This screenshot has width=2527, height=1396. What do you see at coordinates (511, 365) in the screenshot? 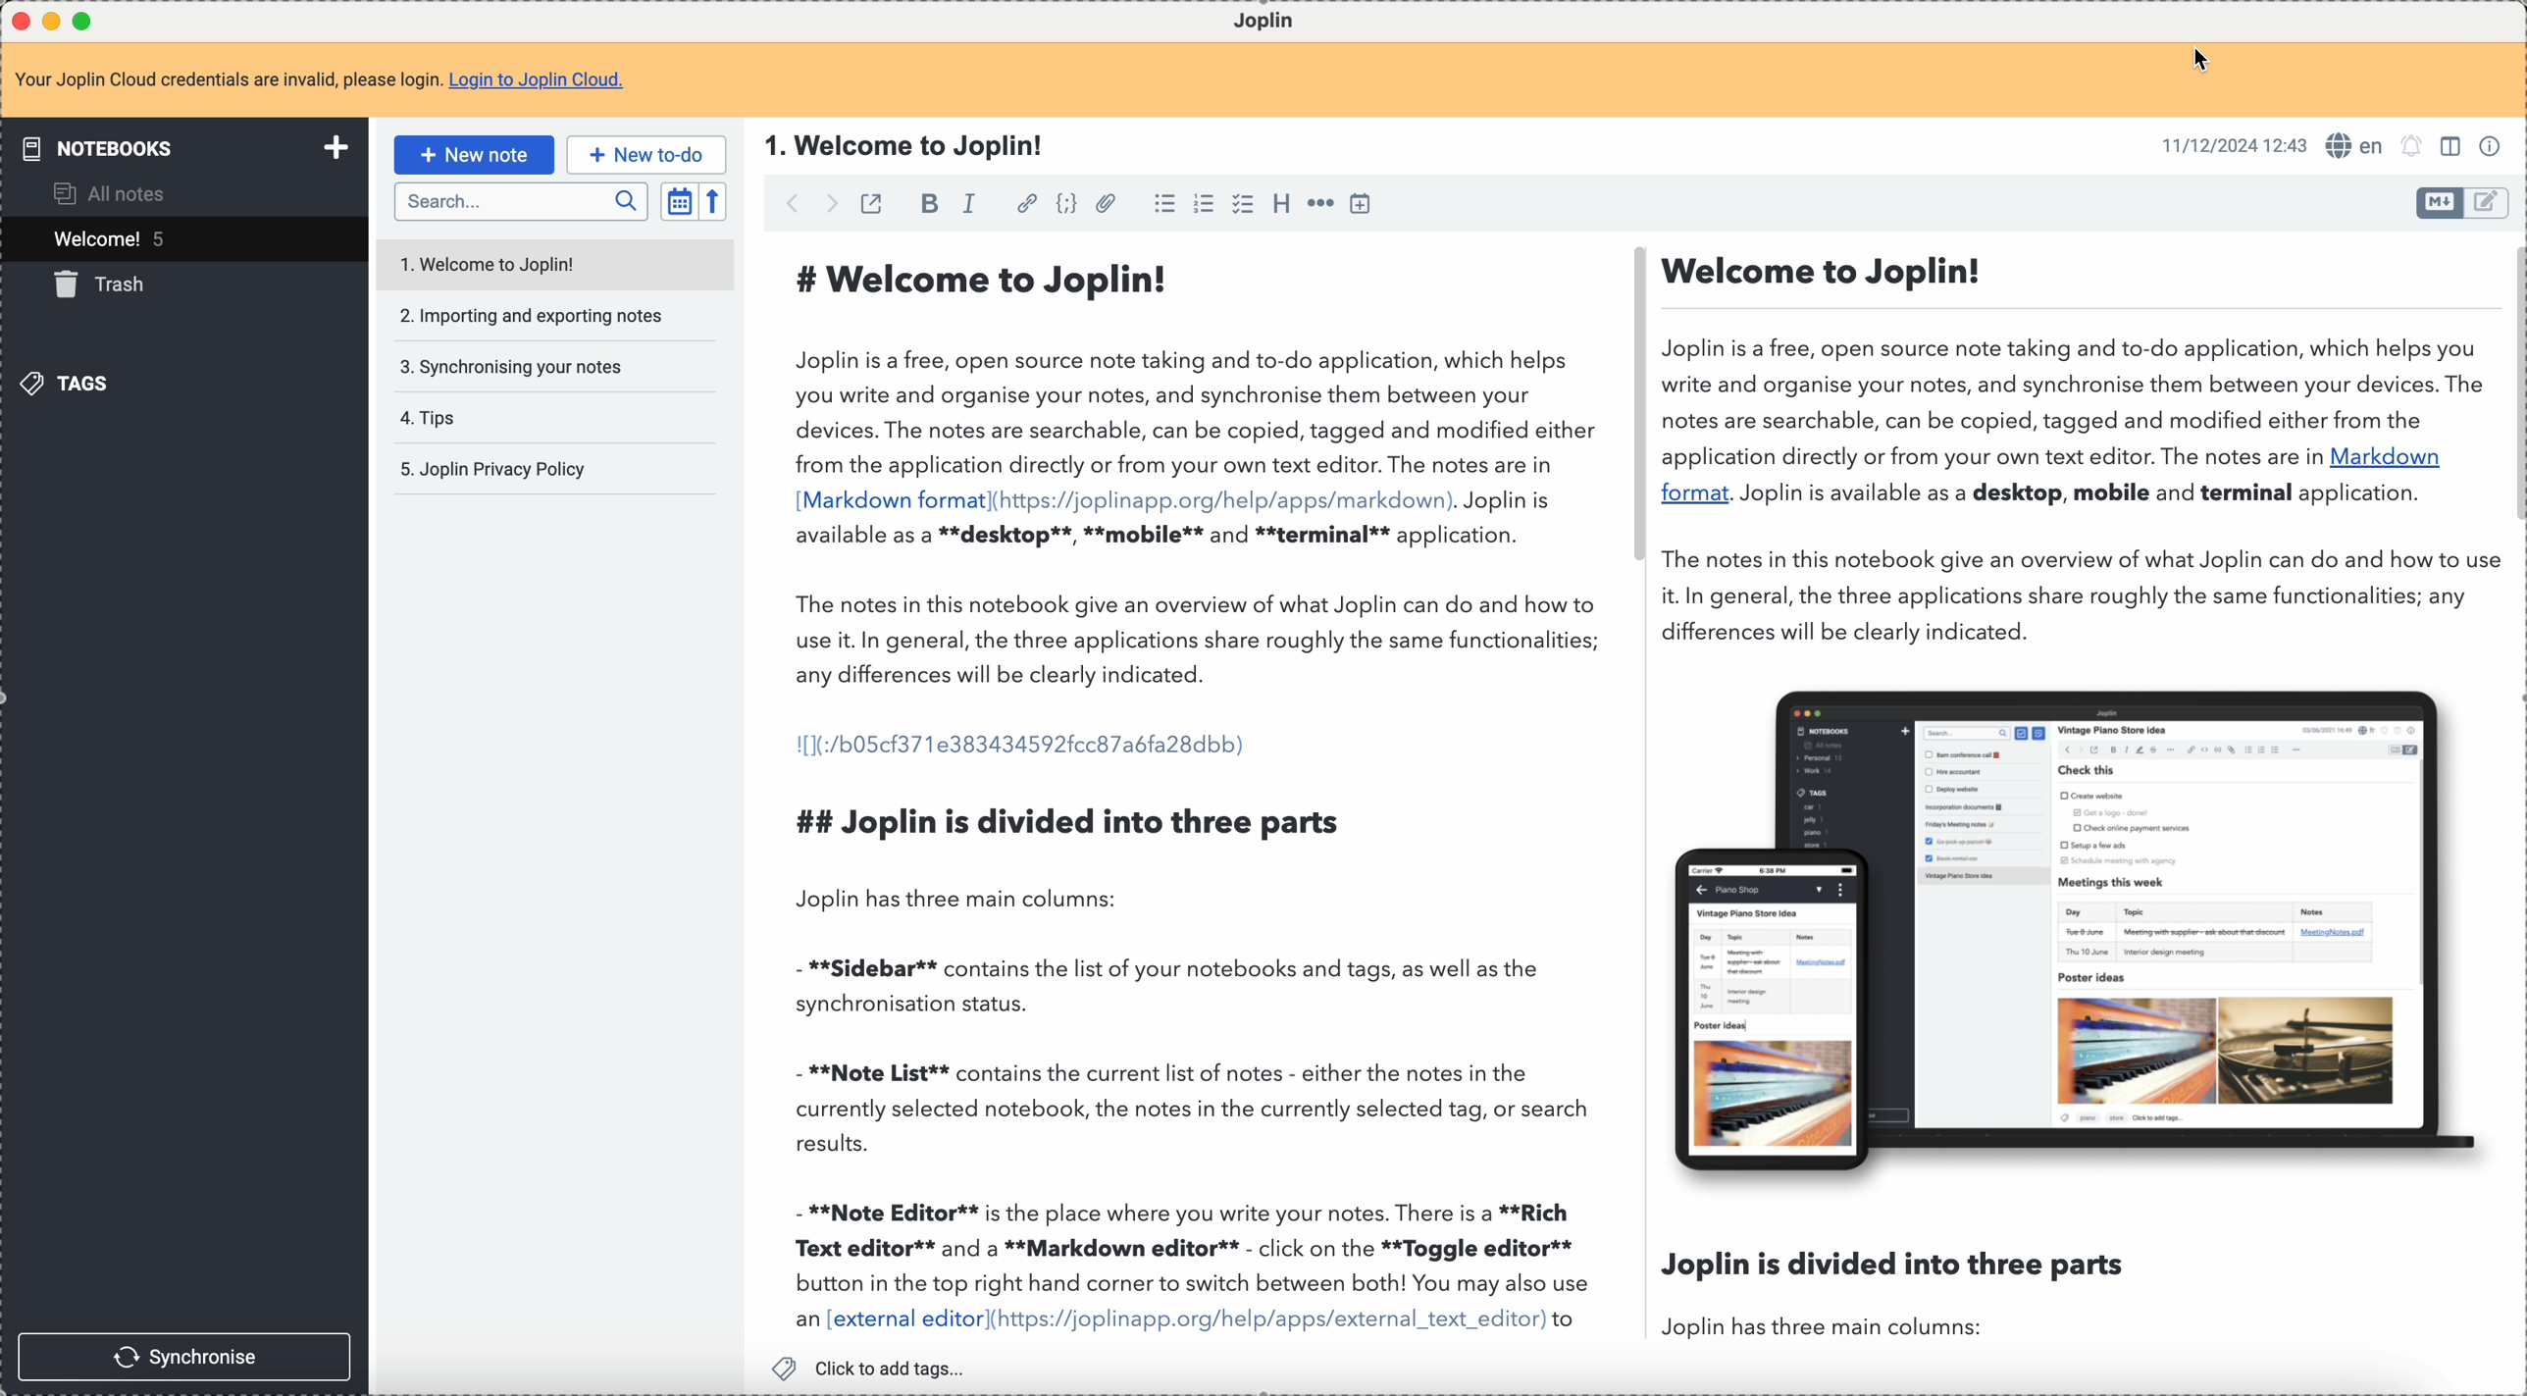
I see `synchronising your notes` at bounding box center [511, 365].